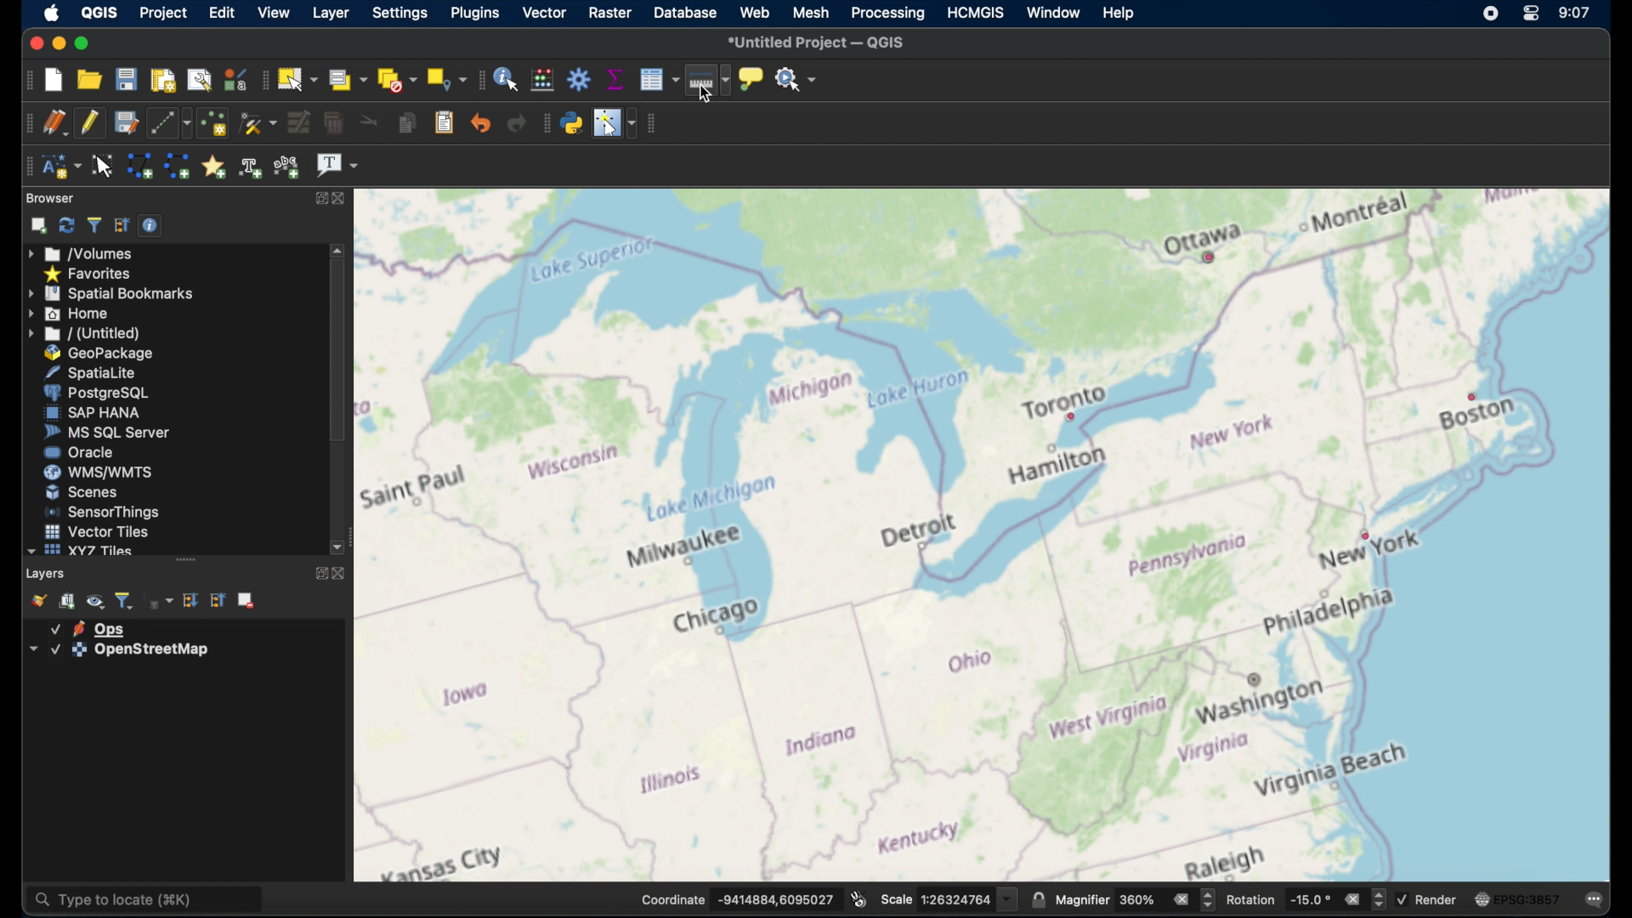 This screenshot has width=1632, height=918. What do you see at coordinates (1472, 396) in the screenshot?
I see `point feature` at bounding box center [1472, 396].